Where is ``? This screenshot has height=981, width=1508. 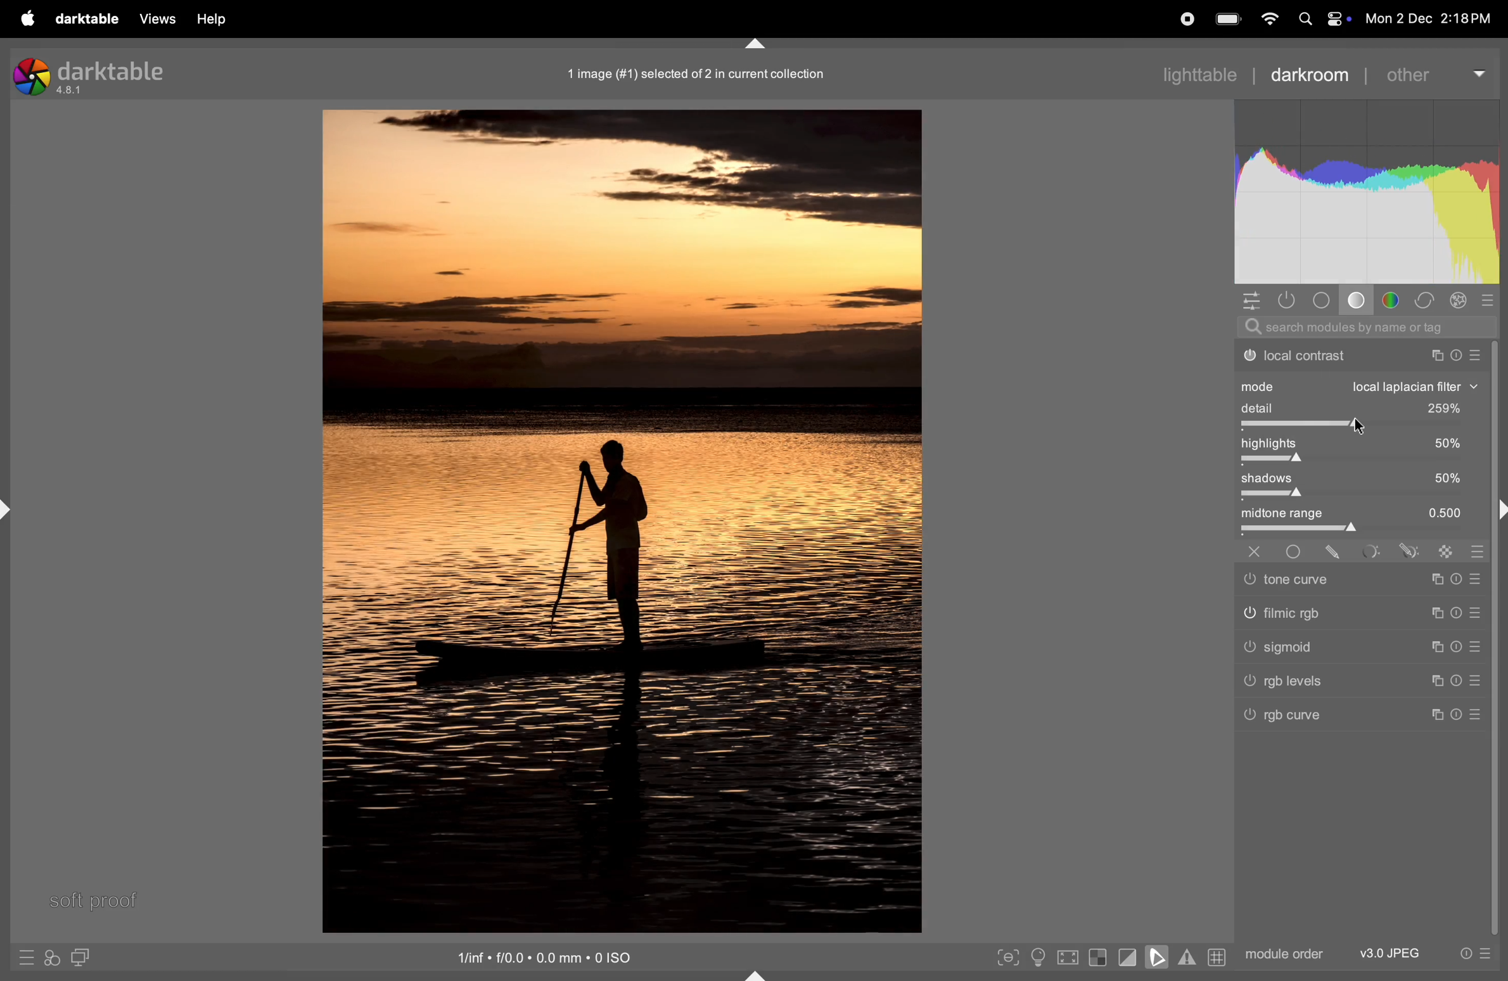
 is located at coordinates (1459, 715).